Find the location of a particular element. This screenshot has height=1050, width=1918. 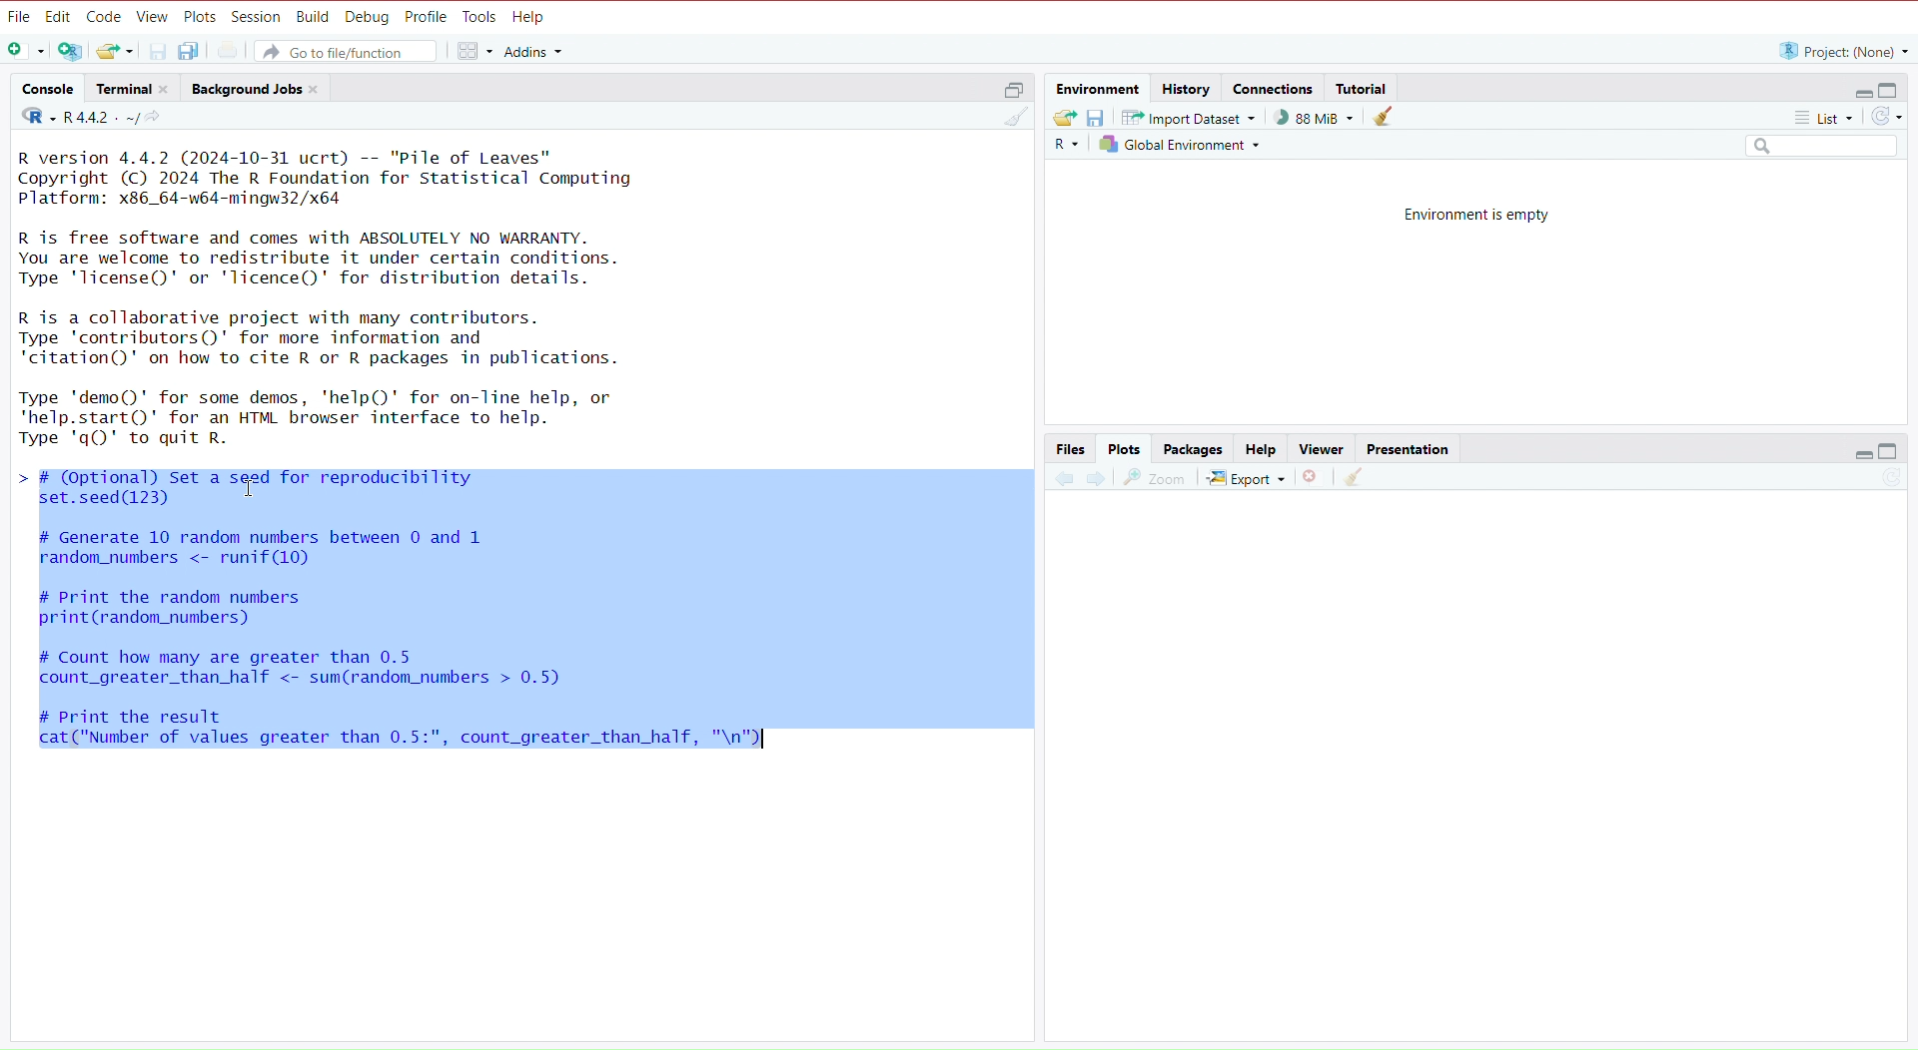

Packages is located at coordinates (1192, 448).